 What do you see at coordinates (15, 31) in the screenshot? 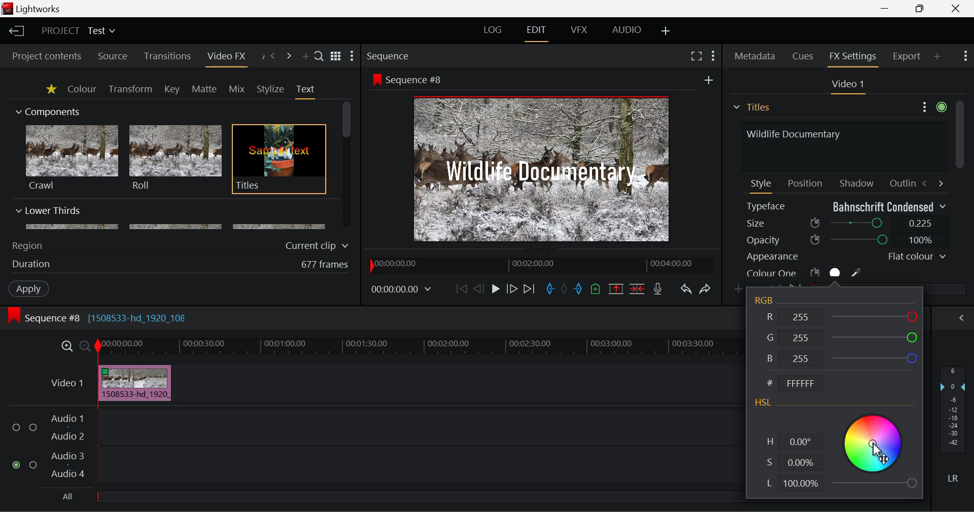
I see `Back to Homepage` at bounding box center [15, 31].